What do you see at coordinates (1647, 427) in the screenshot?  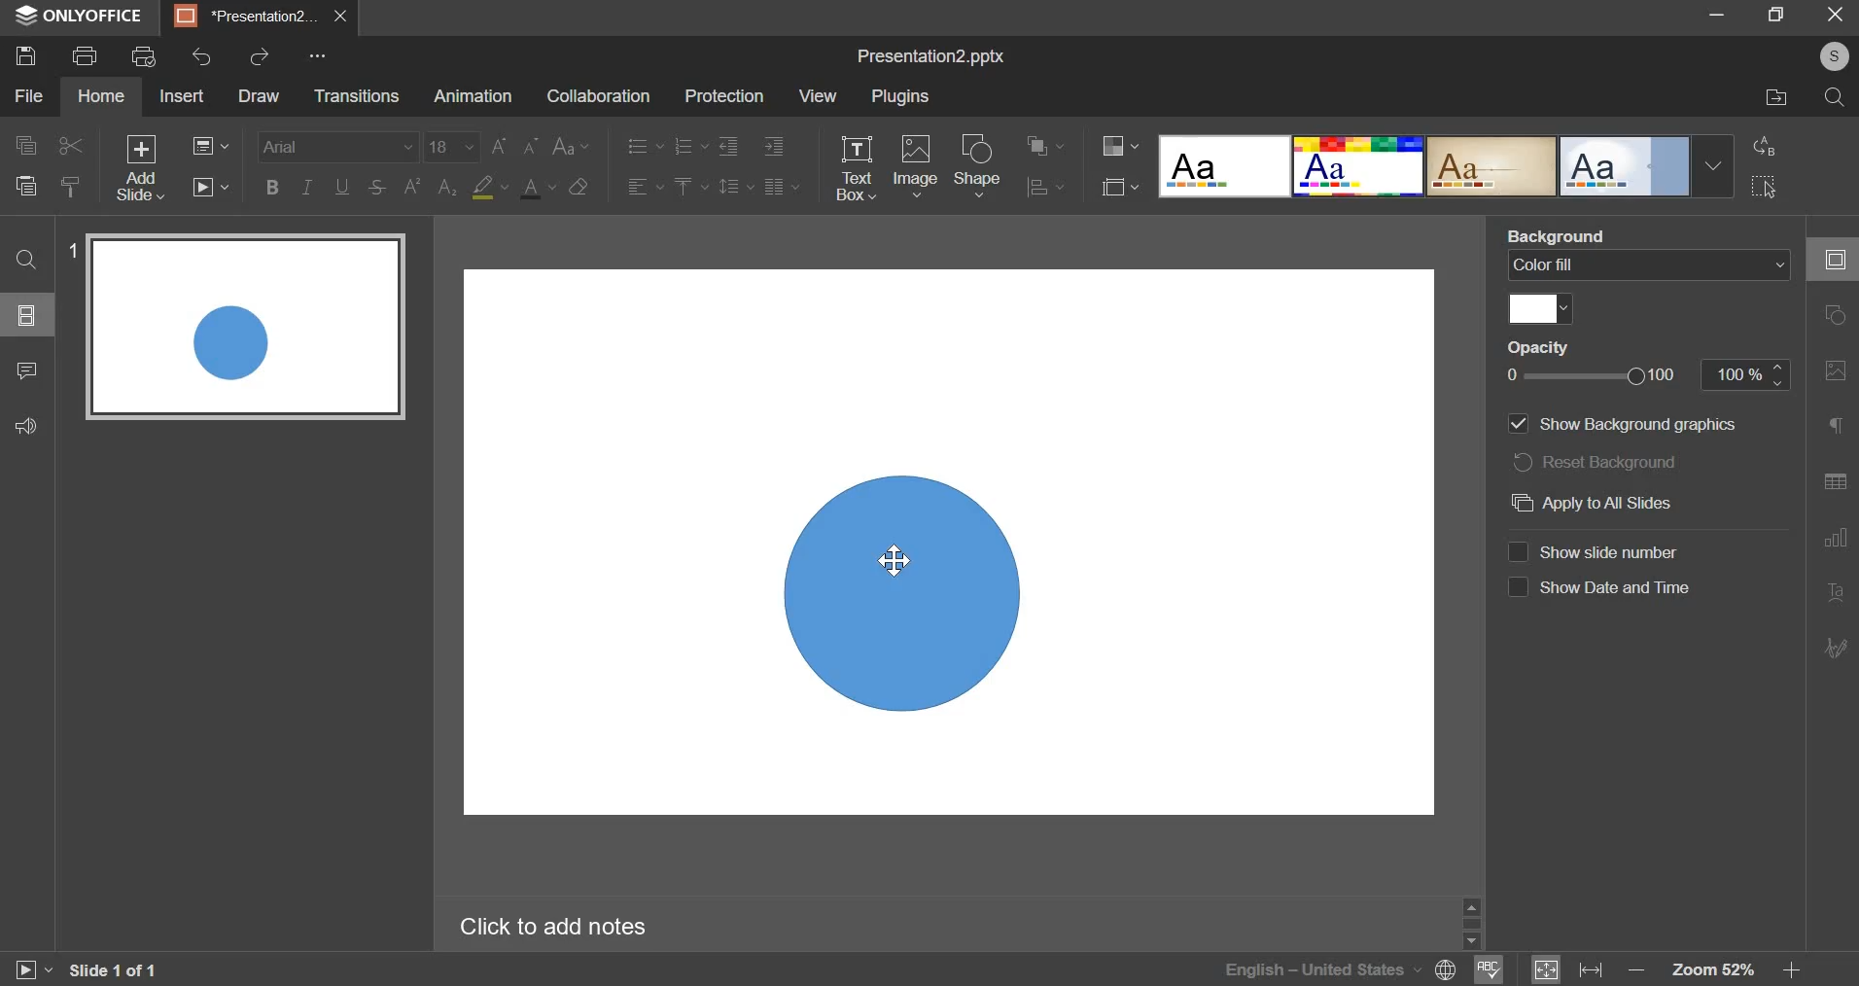 I see `‘Show Background graphics` at bounding box center [1647, 427].